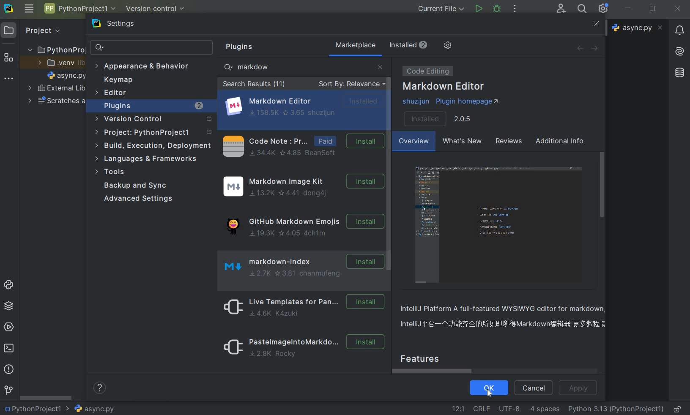 The height and width of the screenshot is (415, 690). What do you see at coordinates (242, 47) in the screenshot?
I see `plugins` at bounding box center [242, 47].